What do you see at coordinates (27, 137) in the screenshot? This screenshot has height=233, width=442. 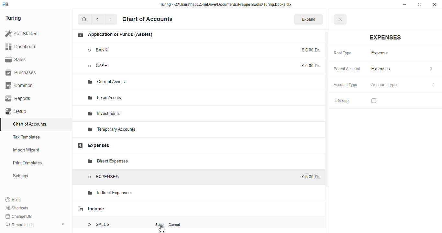 I see `tax templates` at bounding box center [27, 137].